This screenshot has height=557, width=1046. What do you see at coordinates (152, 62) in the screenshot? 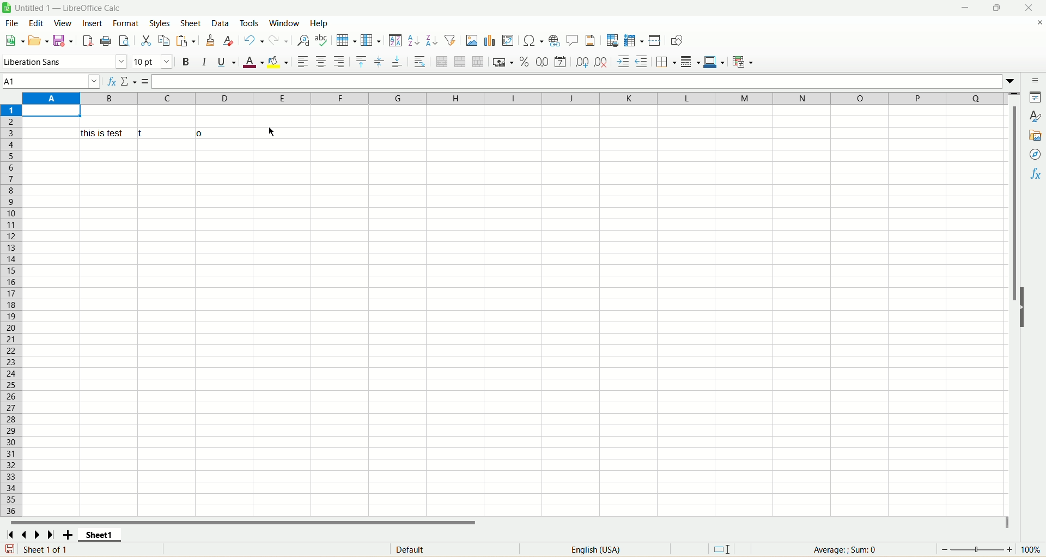
I see `font size` at bounding box center [152, 62].